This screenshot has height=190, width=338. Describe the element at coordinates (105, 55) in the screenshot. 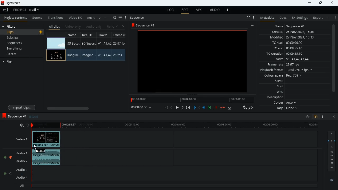

I see `Track` at that location.